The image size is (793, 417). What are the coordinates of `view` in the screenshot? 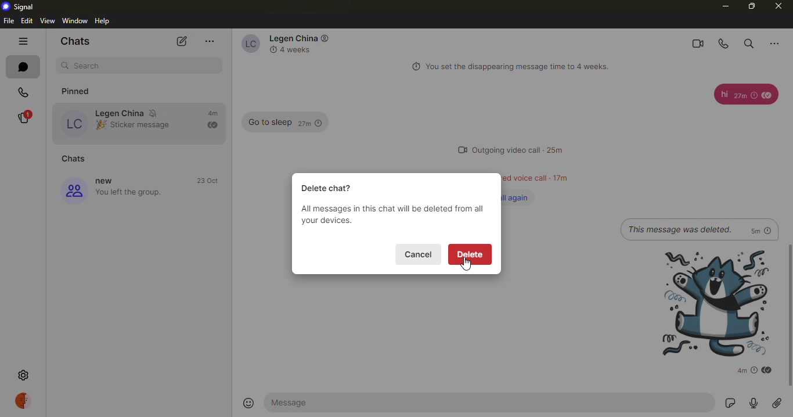 It's located at (48, 20).